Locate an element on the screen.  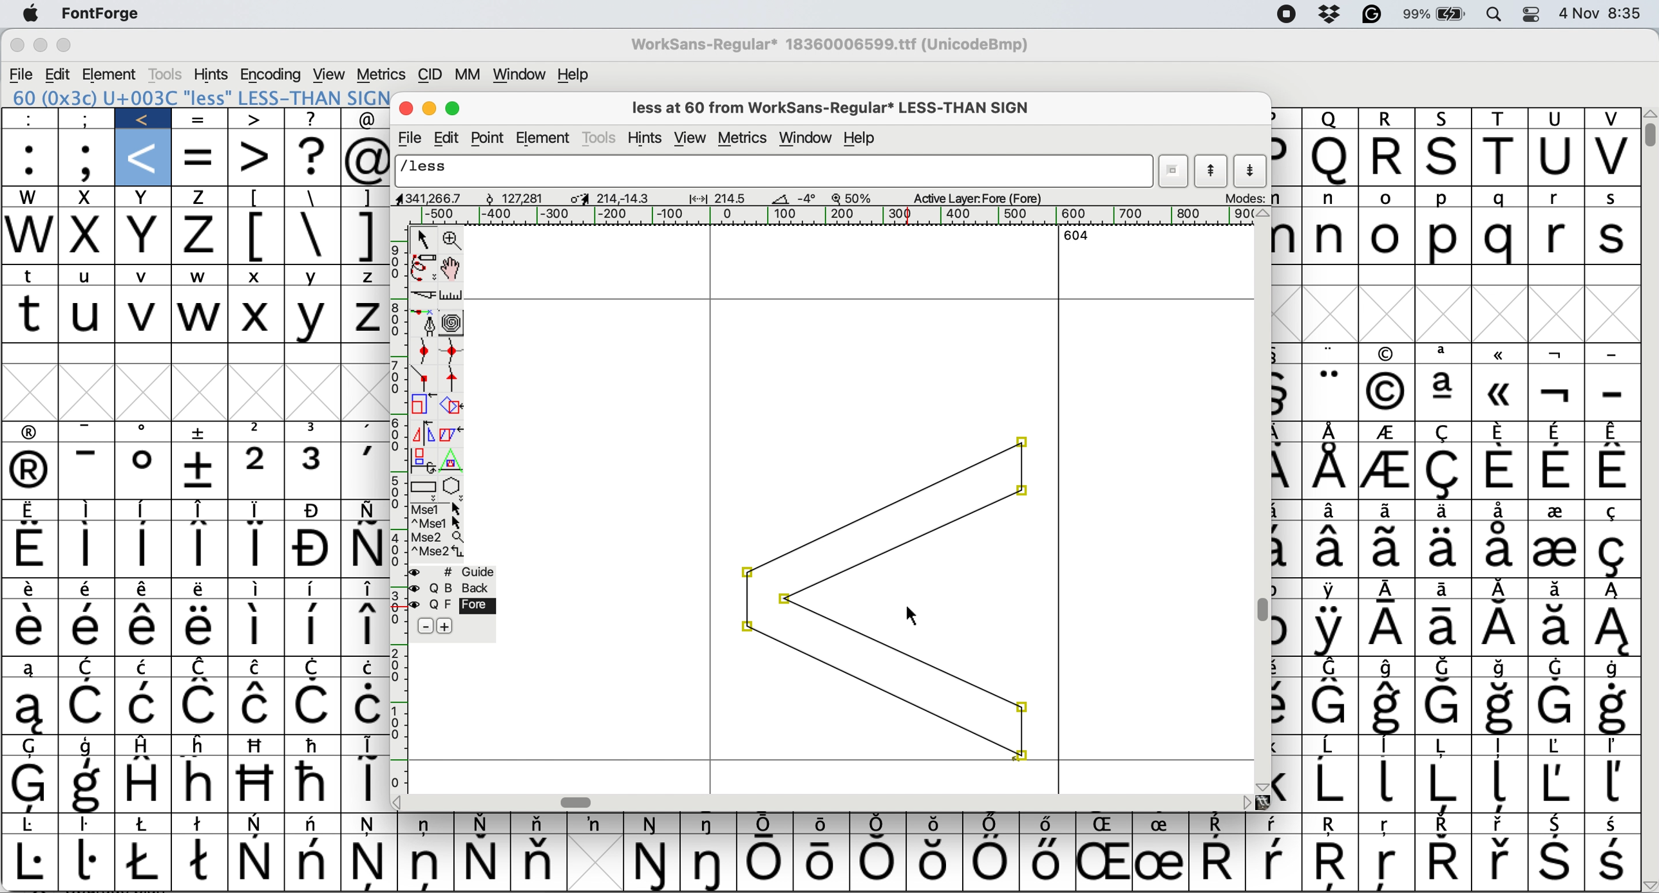
metrics is located at coordinates (381, 75).